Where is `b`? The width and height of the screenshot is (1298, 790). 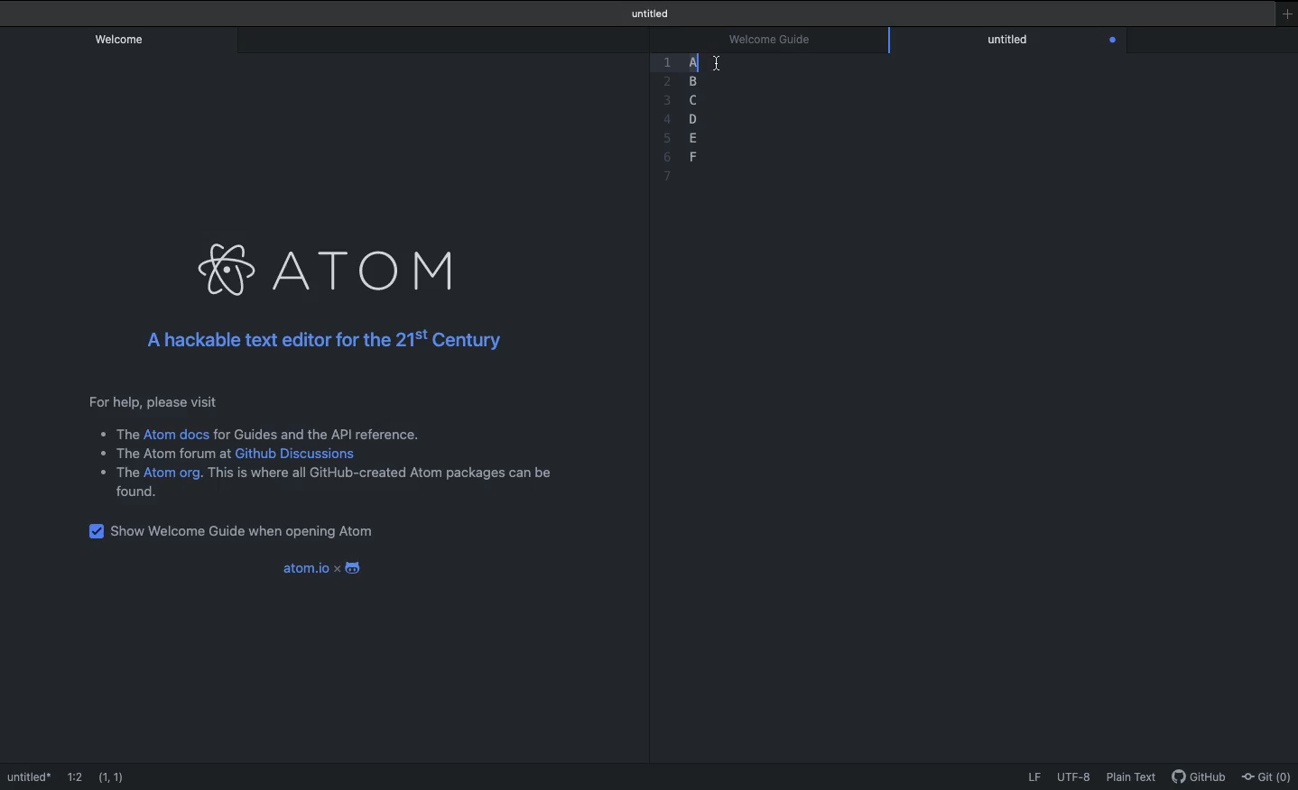 b is located at coordinates (693, 79).